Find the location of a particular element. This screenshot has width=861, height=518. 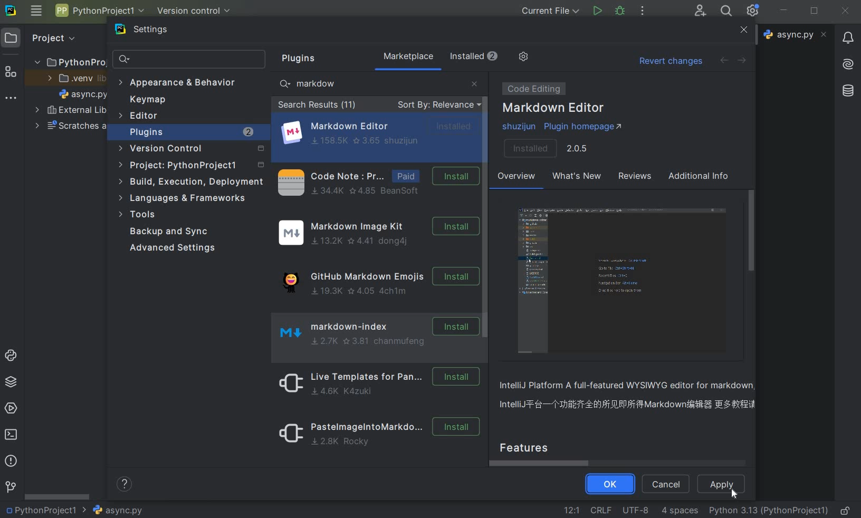

settings is located at coordinates (151, 32).